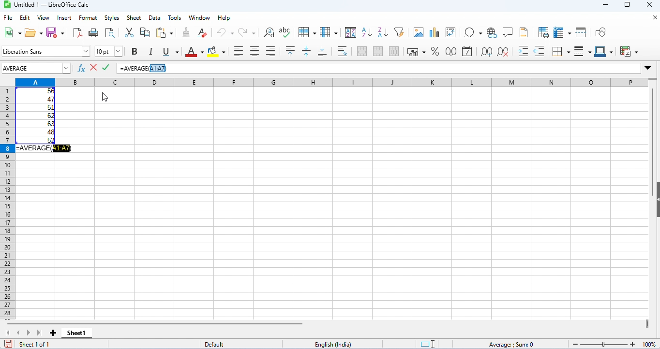 The image size is (660, 349). What do you see at coordinates (201, 18) in the screenshot?
I see `window` at bounding box center [201, 18].